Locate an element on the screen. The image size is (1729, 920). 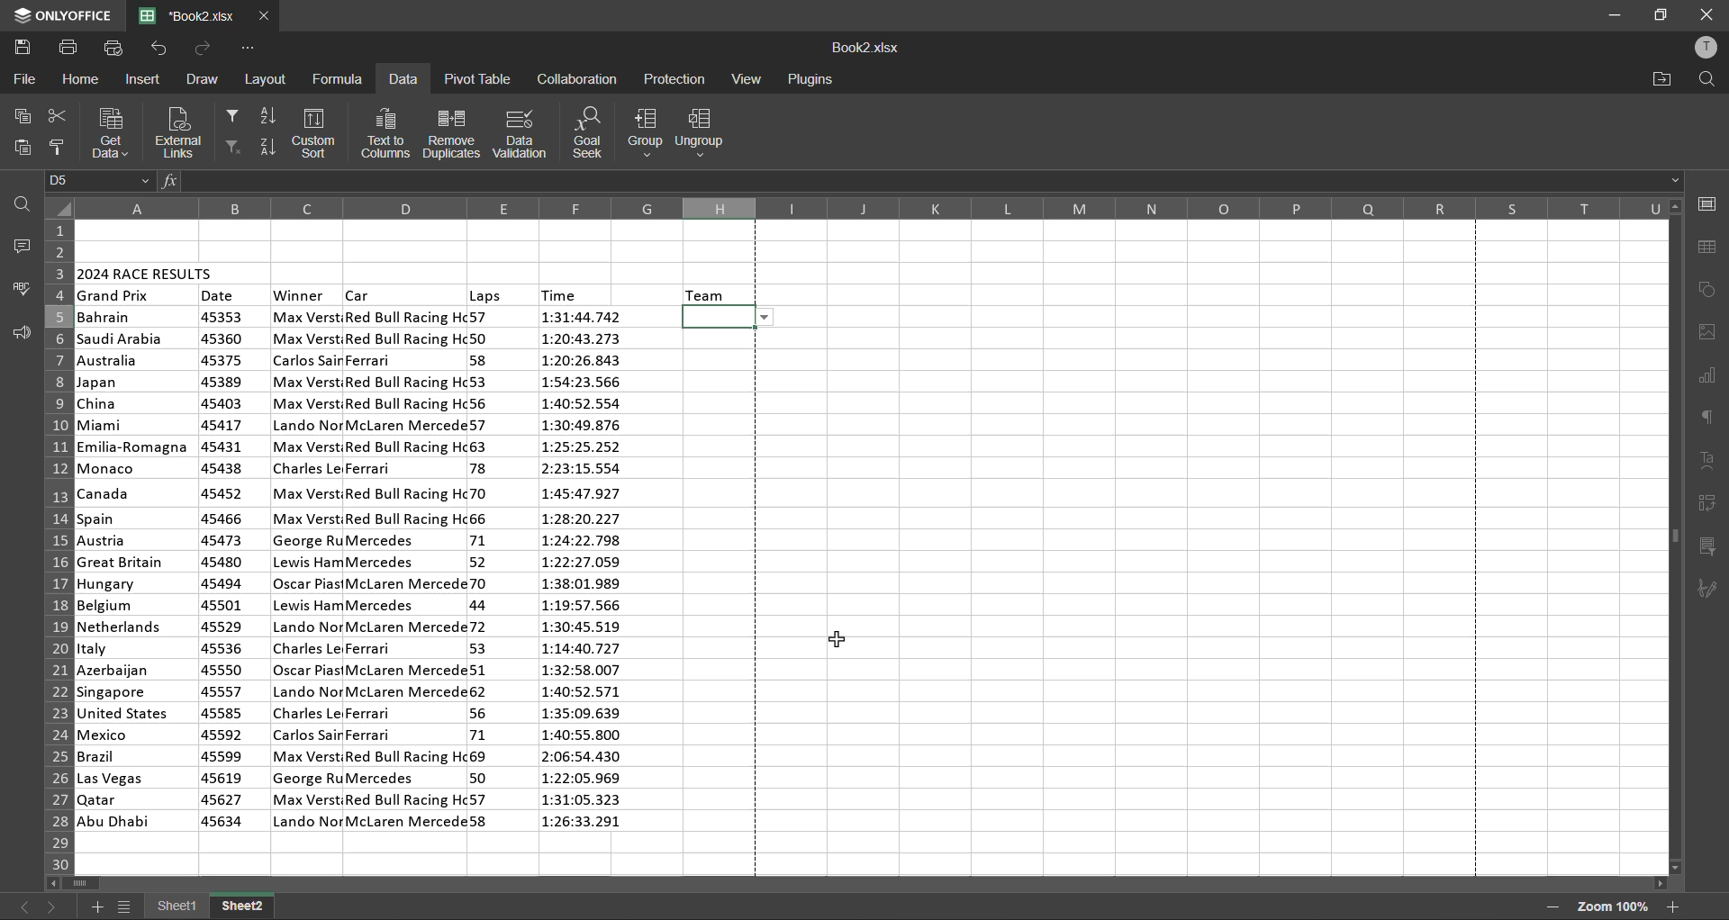
cut is located at coordinates (54, 119).